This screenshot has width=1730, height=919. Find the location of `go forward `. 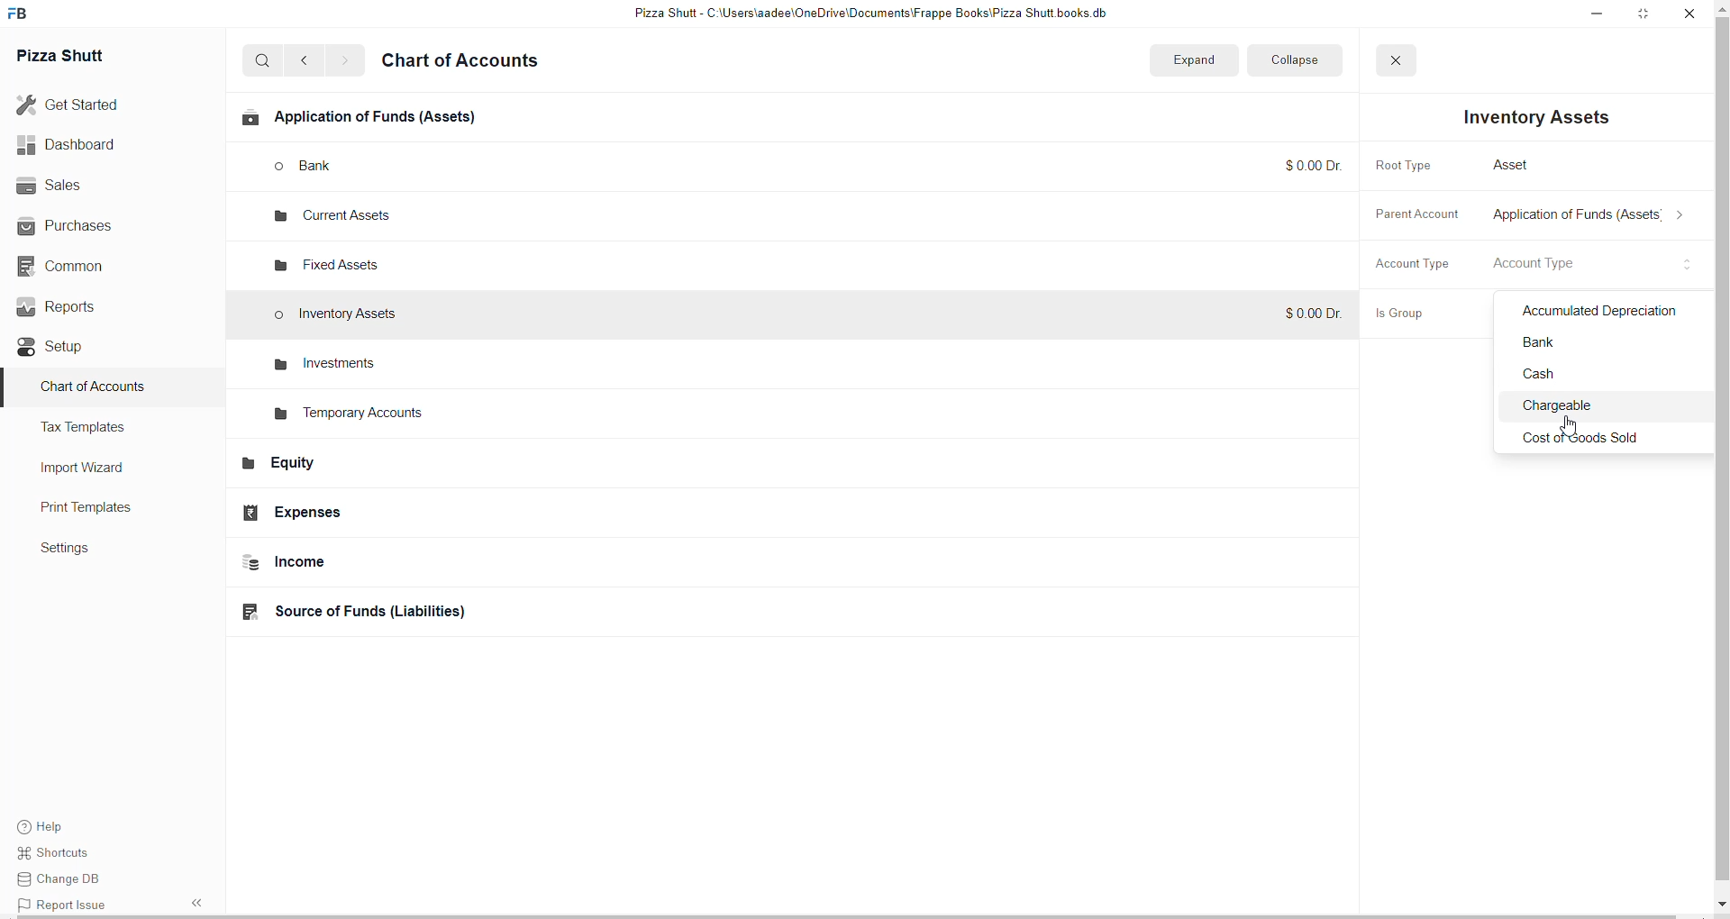

go forward  is located at coordinates (344, 62).